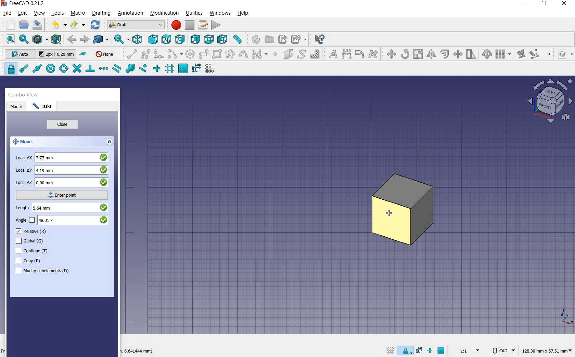  What do you see at coordinates (138, 40) in the screenshot?
I see `isometric` at bounding box center [138, 40].